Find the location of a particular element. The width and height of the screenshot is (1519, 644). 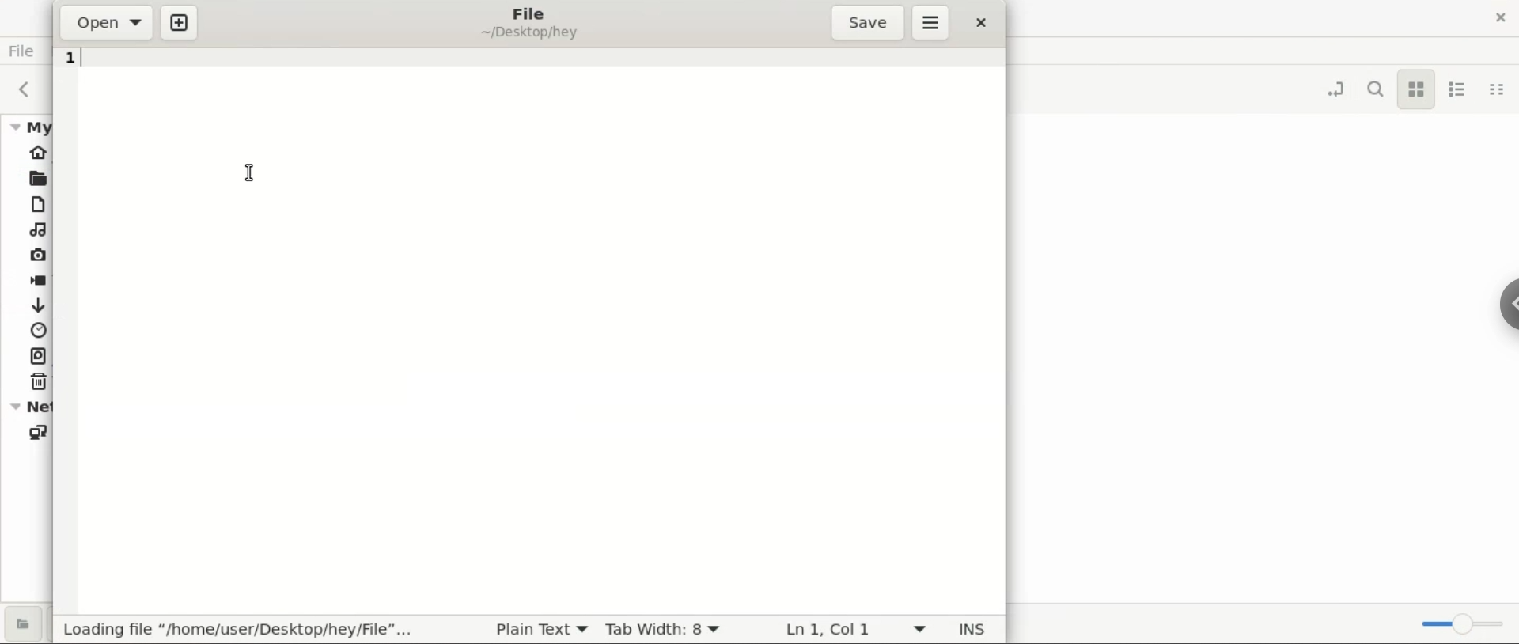

open is located at coordinates (102, 21).